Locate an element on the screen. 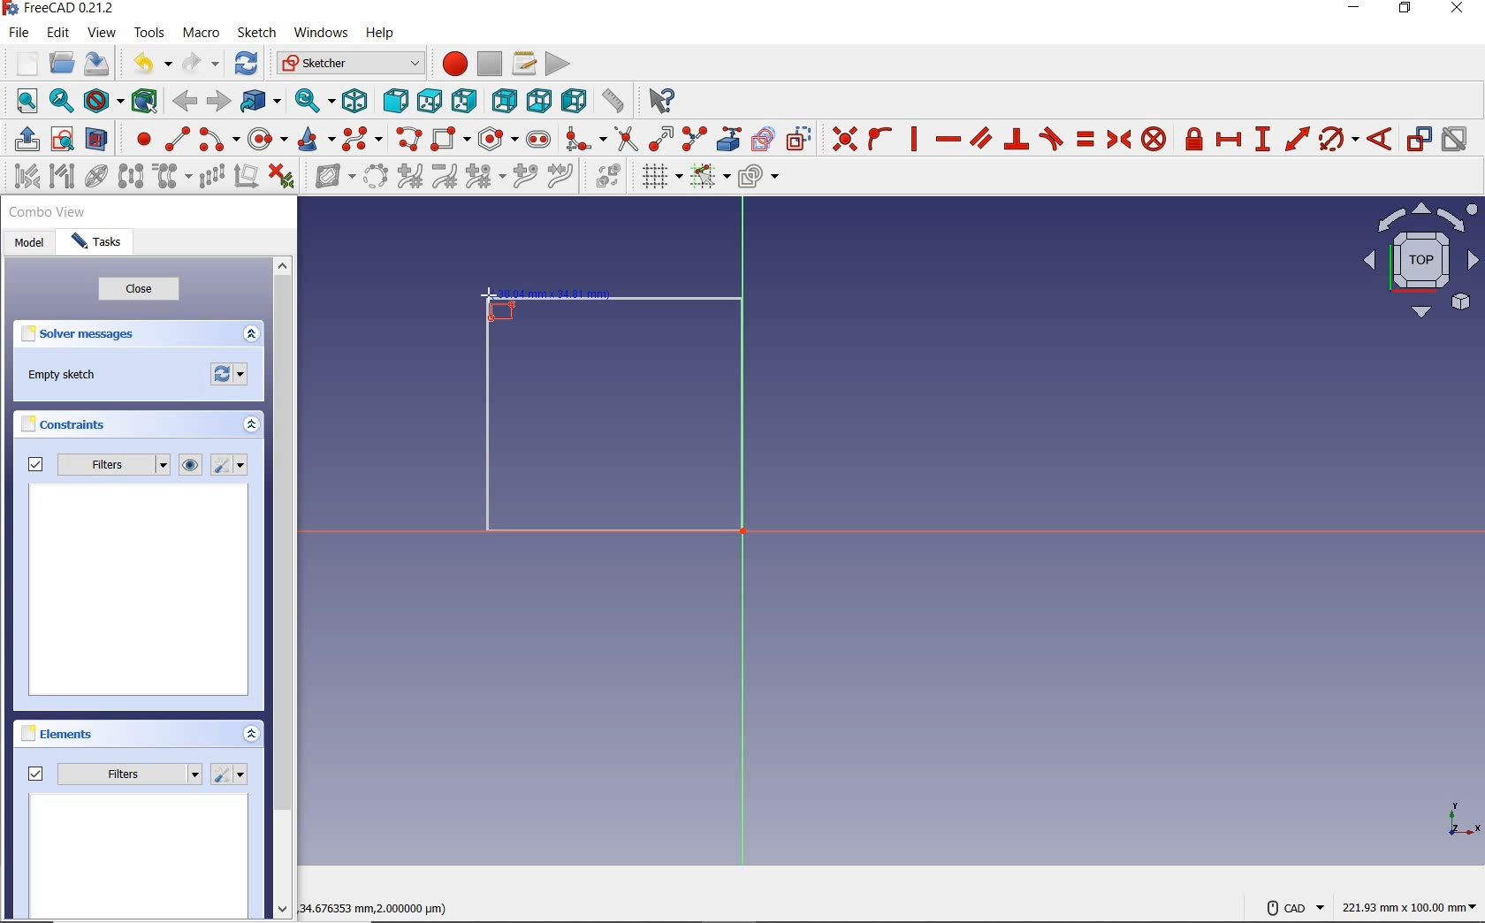 Image resolution: width=1485 pixels, height=923 pixels. toggle construction geometry is located at coordinates (800, 139).